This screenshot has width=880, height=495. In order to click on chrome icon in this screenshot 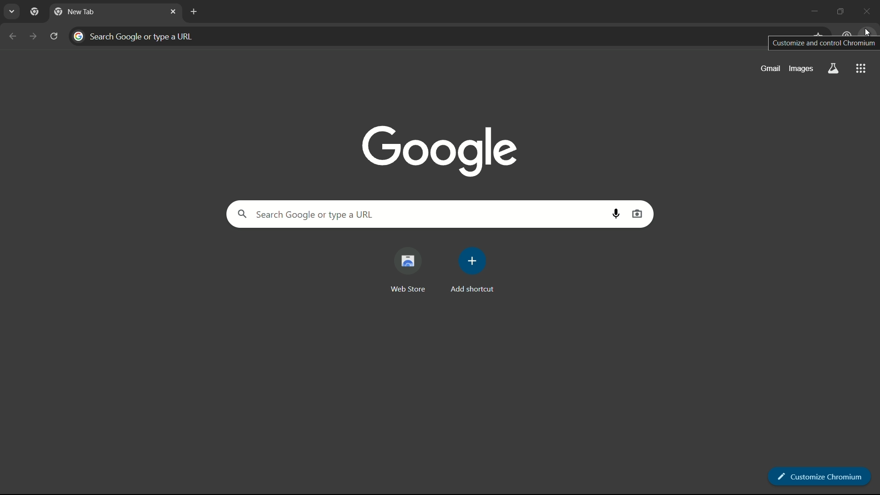, I will do `click(34, 12)`.